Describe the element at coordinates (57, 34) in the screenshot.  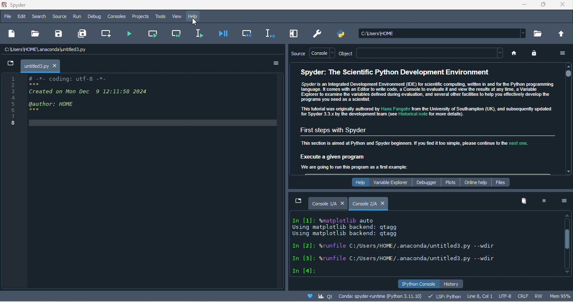
I see `save` at that location.